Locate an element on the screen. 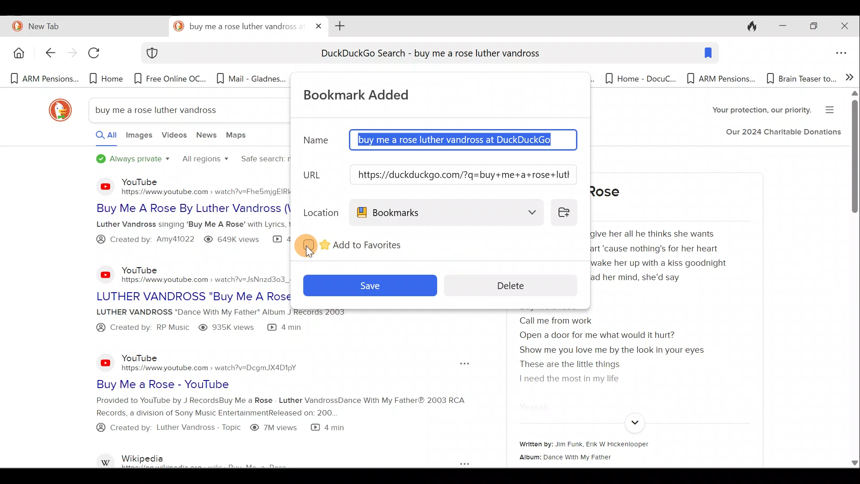  DuckDuckGo Search - buy me a rose luther vandross is located at coordinates (429, 55).